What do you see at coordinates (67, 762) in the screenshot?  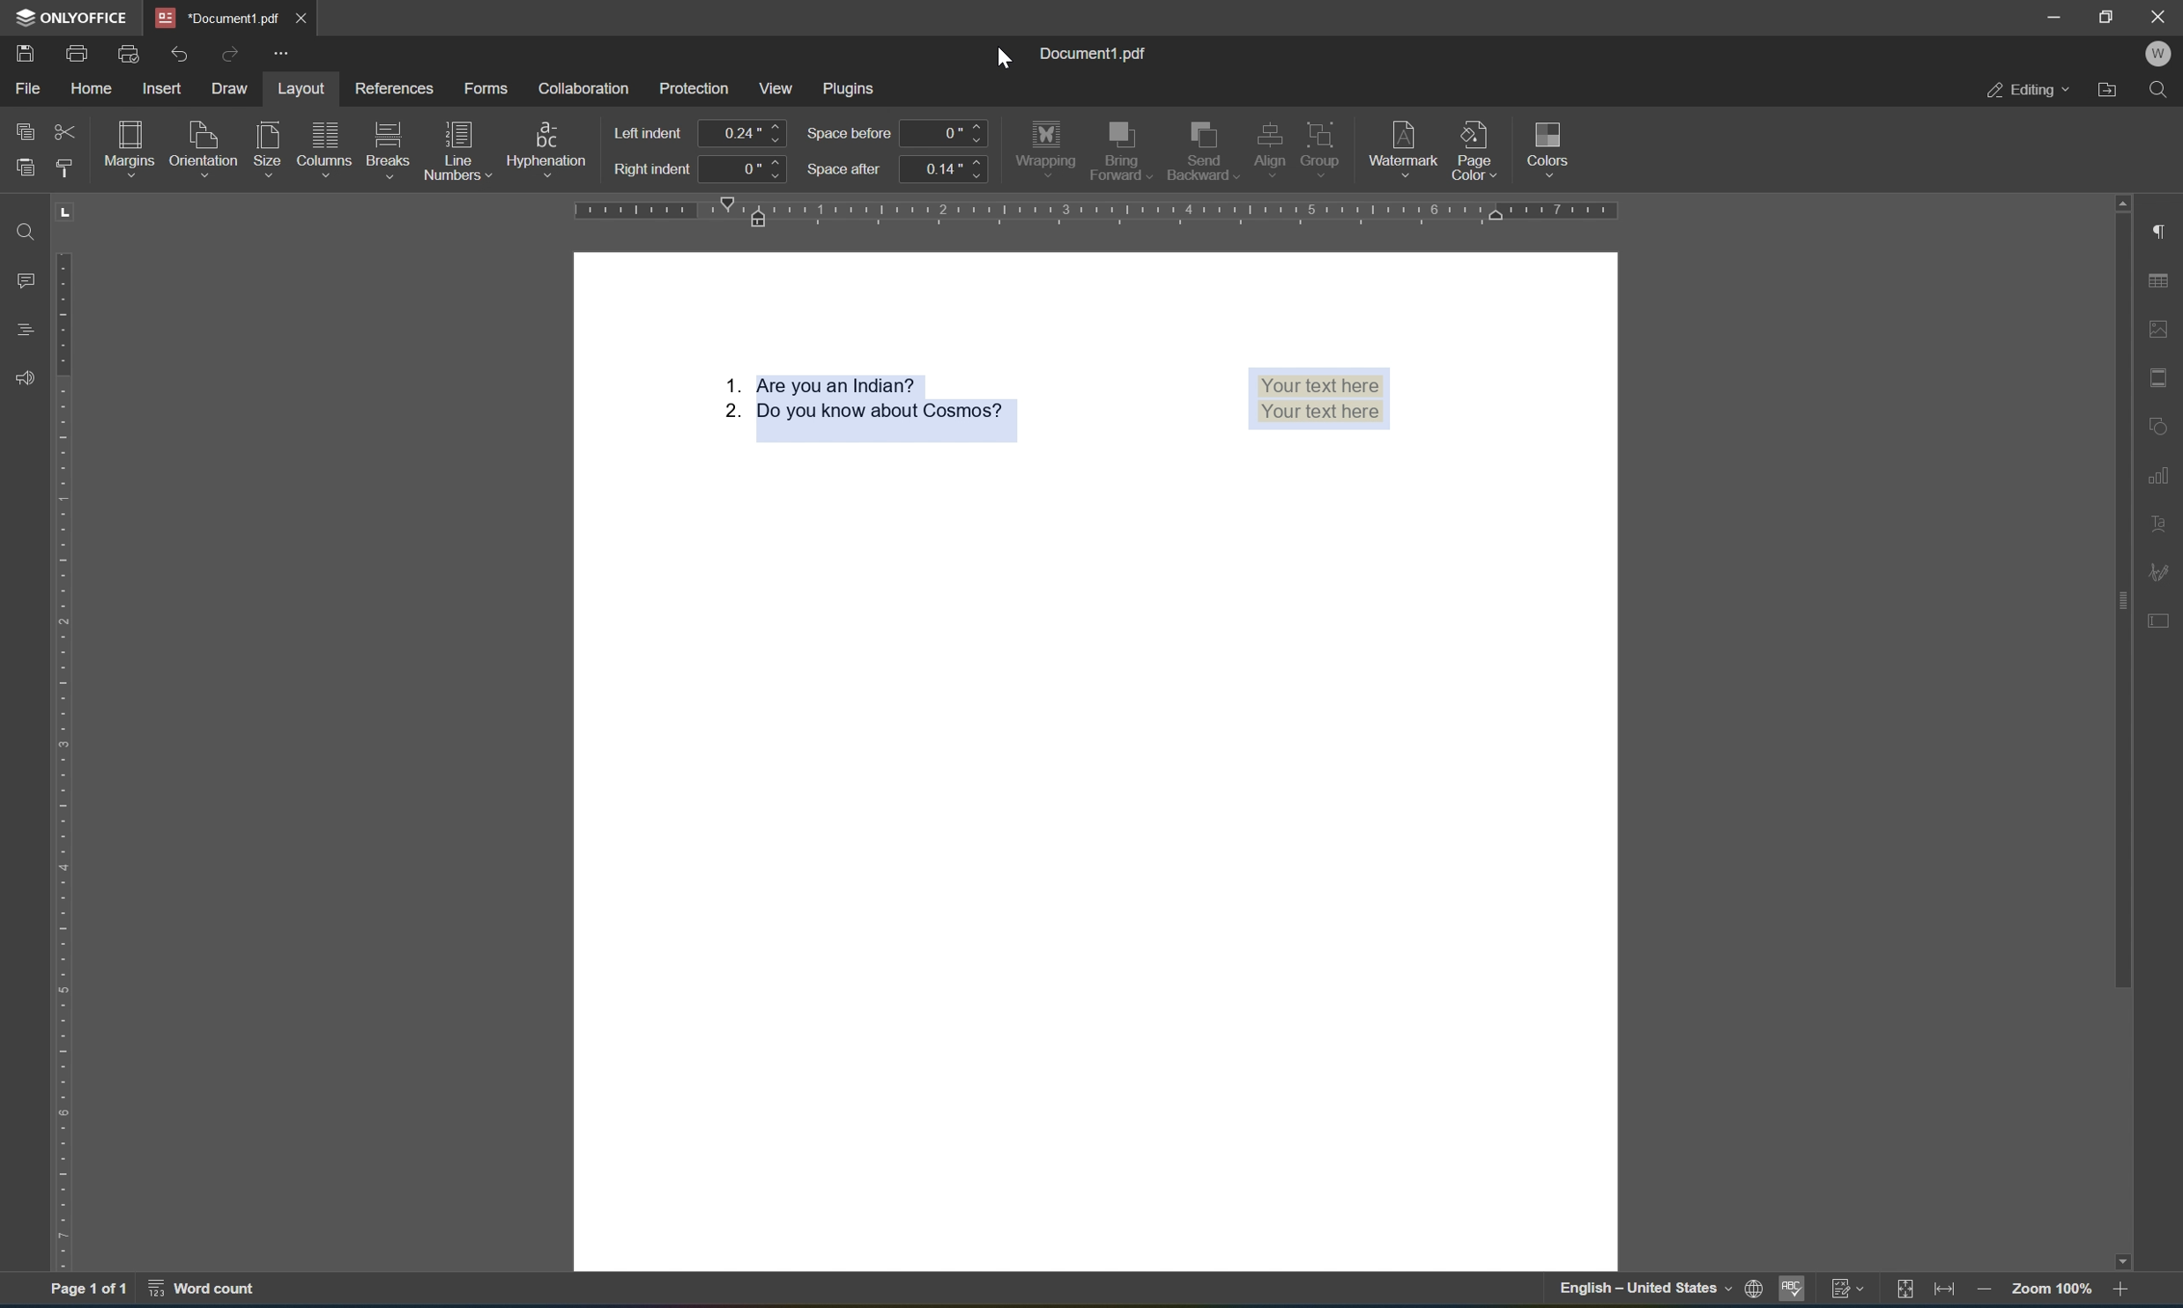 I see `ruler` at bounding box center [67, 762].